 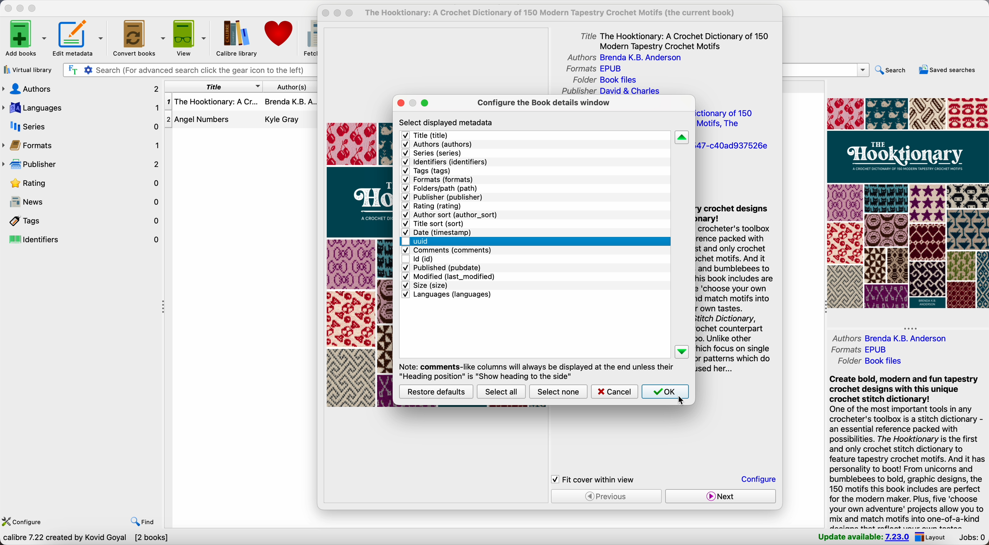 I want to click on title, so click(x=676, y=40).